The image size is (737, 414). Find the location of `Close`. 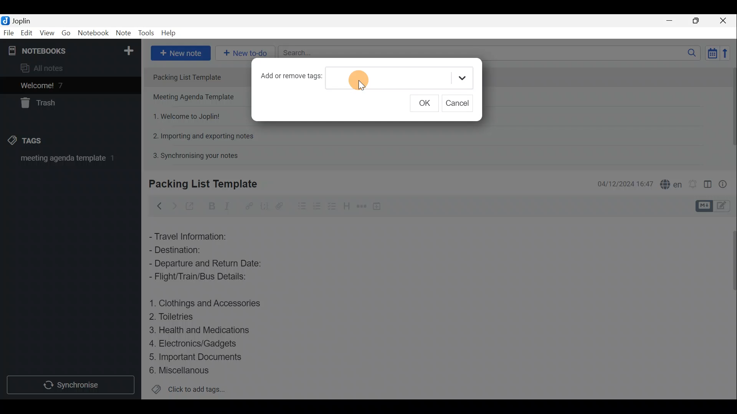

Close is located at coordinates (725, 20).